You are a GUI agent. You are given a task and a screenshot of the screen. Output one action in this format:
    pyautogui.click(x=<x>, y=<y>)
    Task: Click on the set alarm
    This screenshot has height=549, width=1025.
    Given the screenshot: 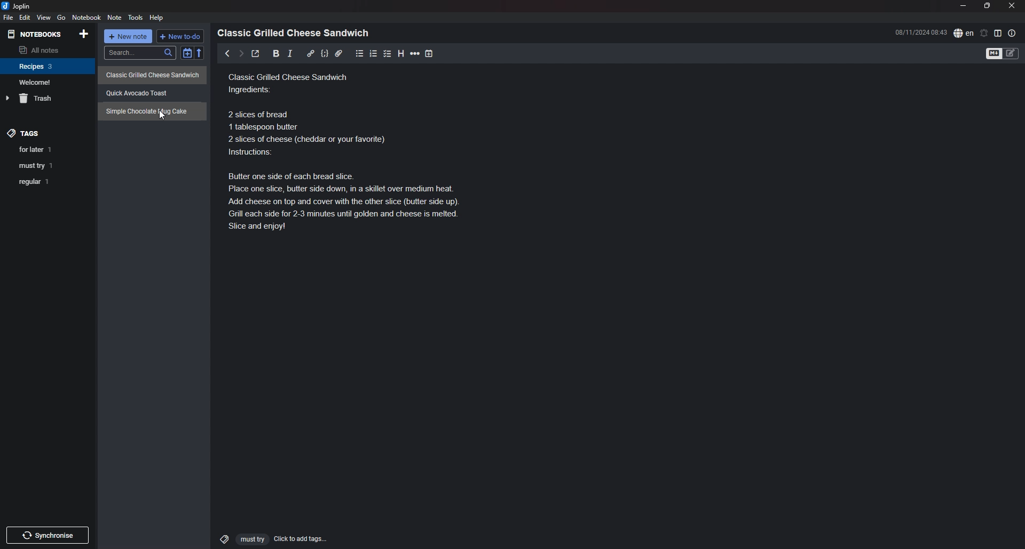 What is the action you would take?
    pyautogui.click(x=984, y=33)
    